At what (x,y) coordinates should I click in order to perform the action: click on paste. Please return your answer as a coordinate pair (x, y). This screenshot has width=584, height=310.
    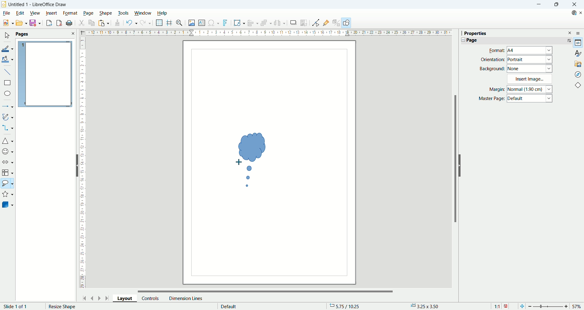
    Looking at the image, I should click on (103, 23).